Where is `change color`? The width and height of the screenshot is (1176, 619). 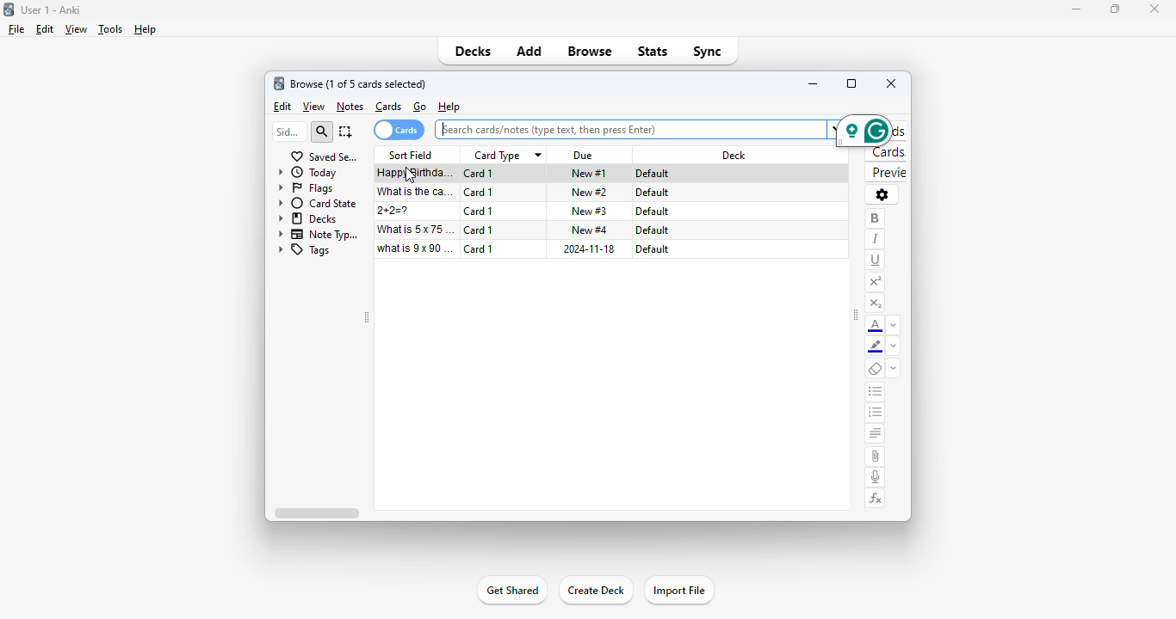
change color is located at coordinates (893, 346).